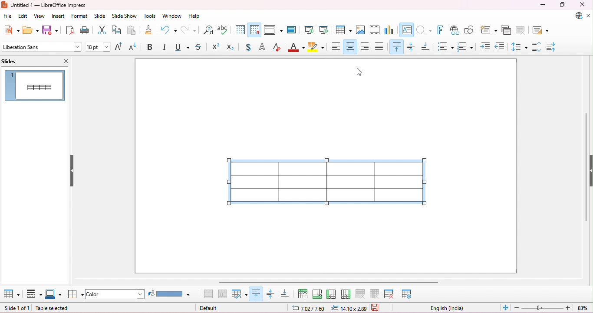 This screenshot has width=593, height=313. I want to click on align bottom, so click(426, 46).